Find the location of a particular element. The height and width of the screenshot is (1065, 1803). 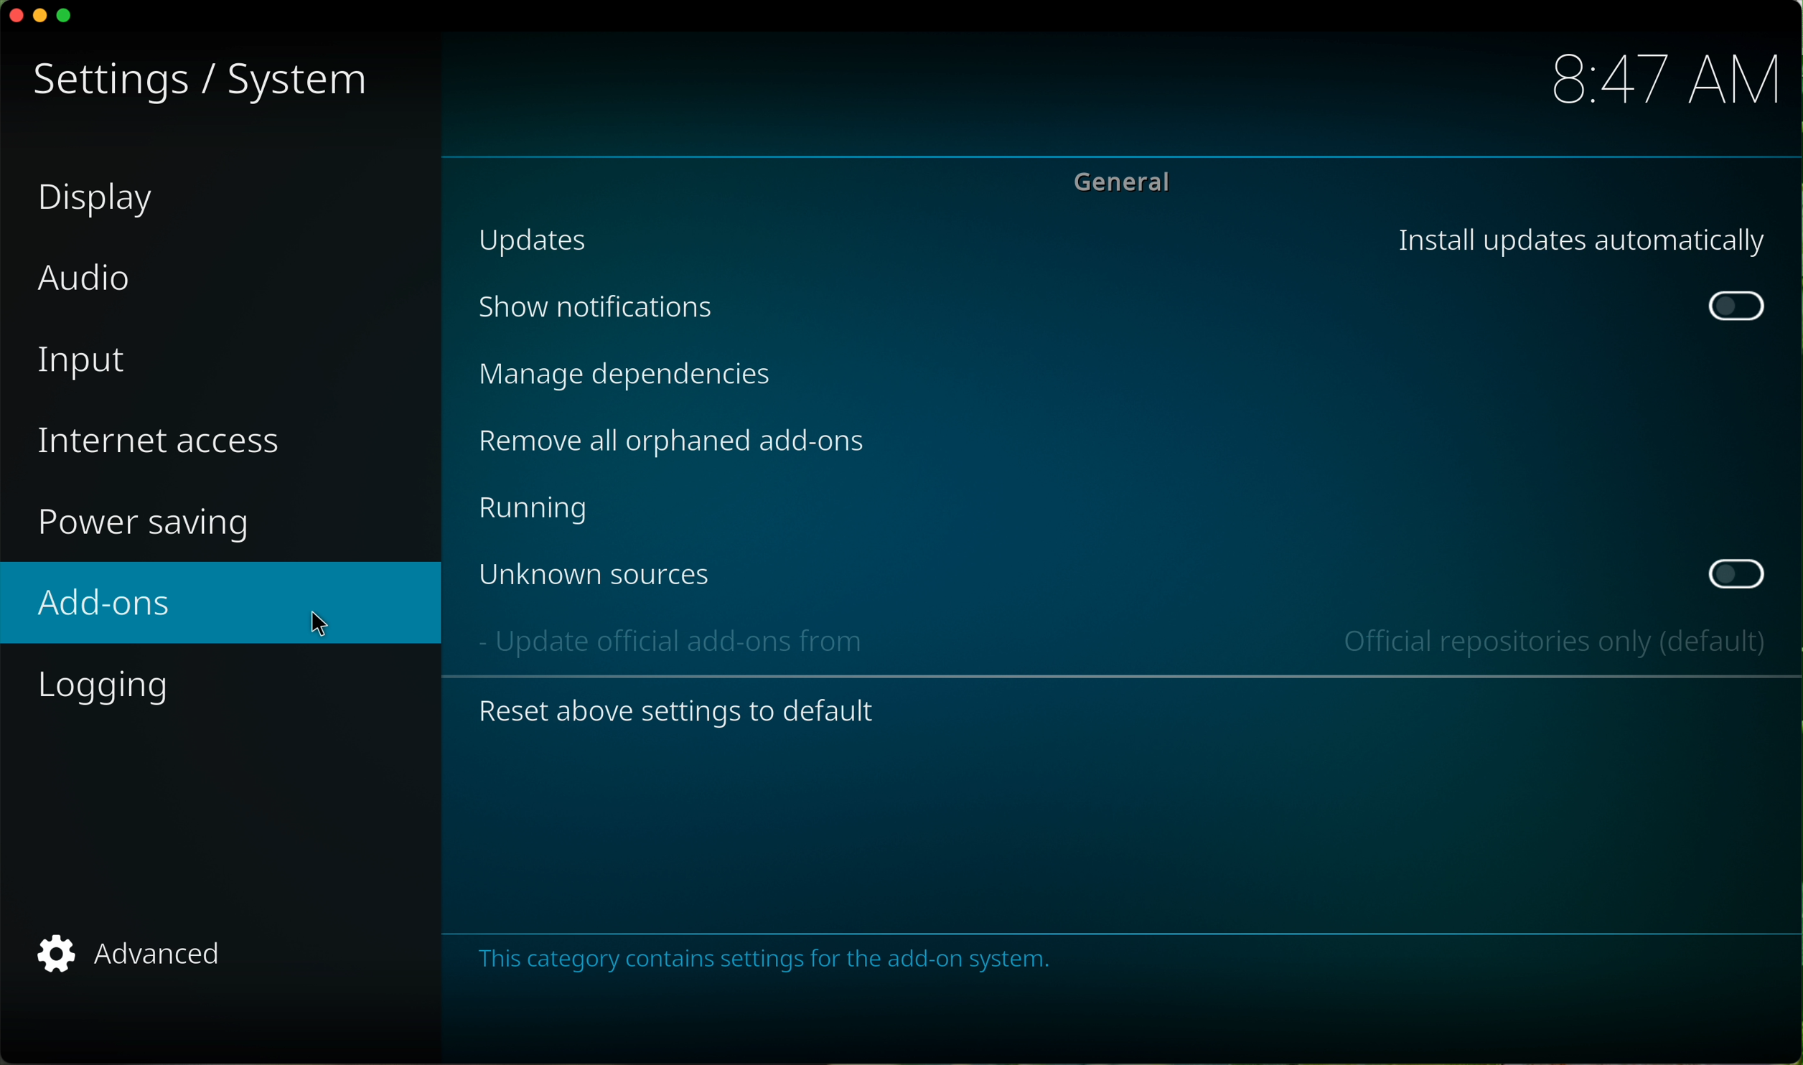

Running is located at coordinates (571, 514).